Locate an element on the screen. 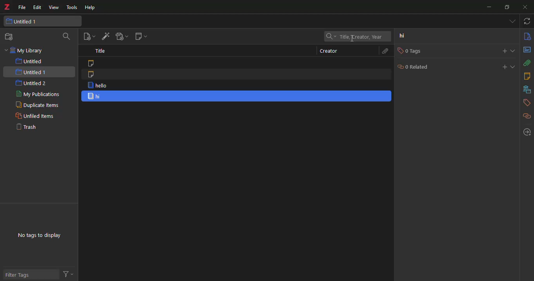 The height and width of the screenshot is (281, 534). help is located at coordinates (91, 7).